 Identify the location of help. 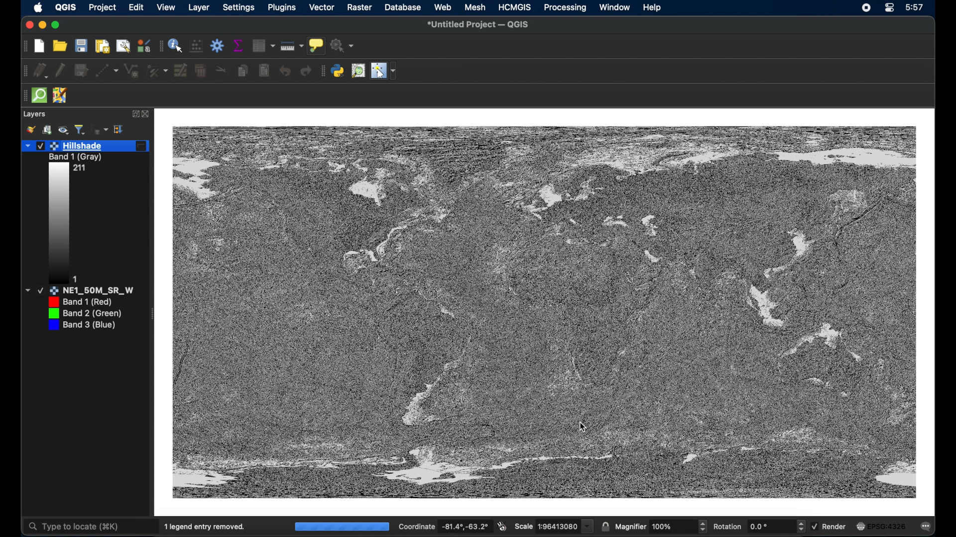
(653, 8).